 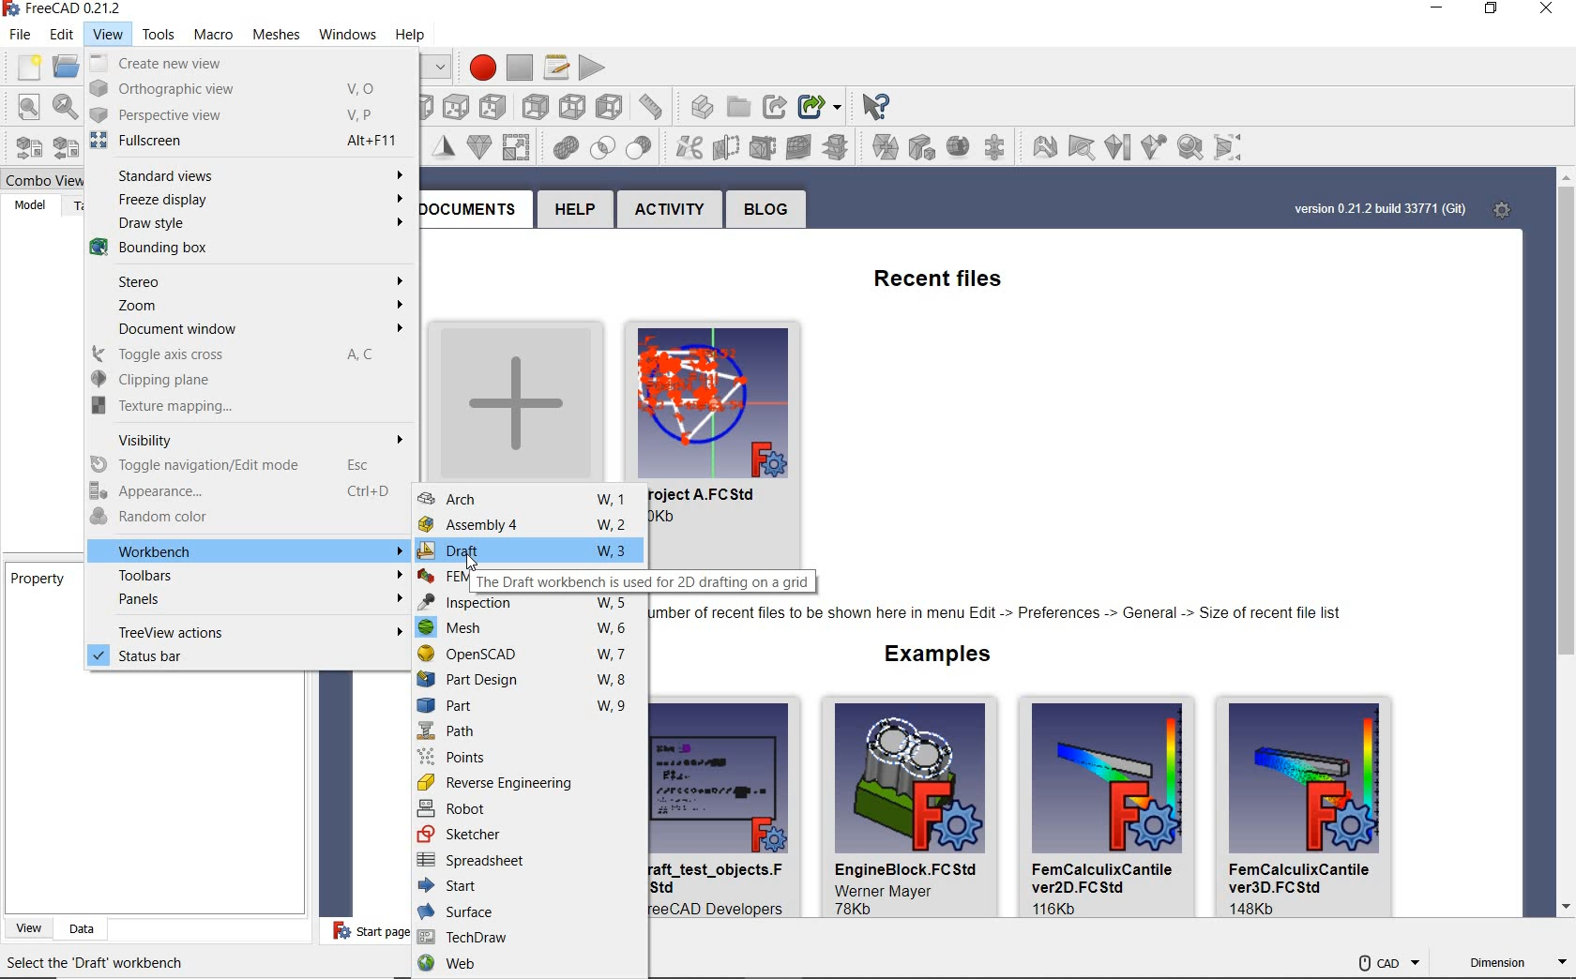 I want to click on bounding info, so click(x=1233, y=147).